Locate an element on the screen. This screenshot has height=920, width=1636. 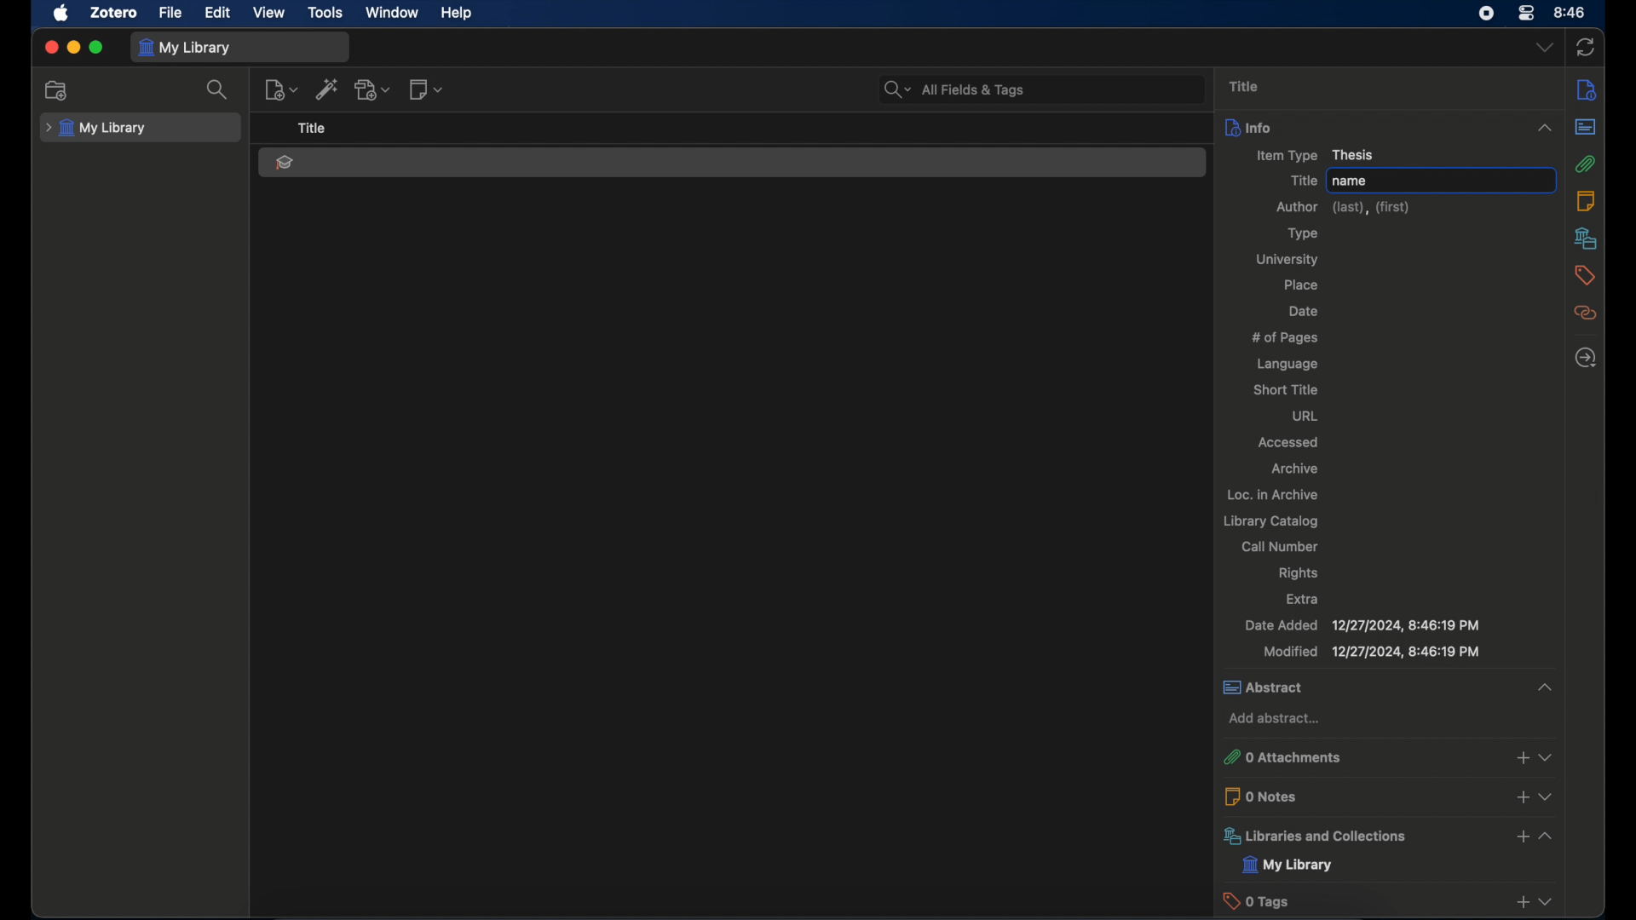
university is located at coordinates (1290, 260).